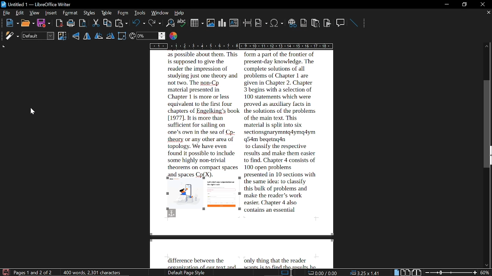 The image size is (492, 276). I want to click on style, so click(90, 13).